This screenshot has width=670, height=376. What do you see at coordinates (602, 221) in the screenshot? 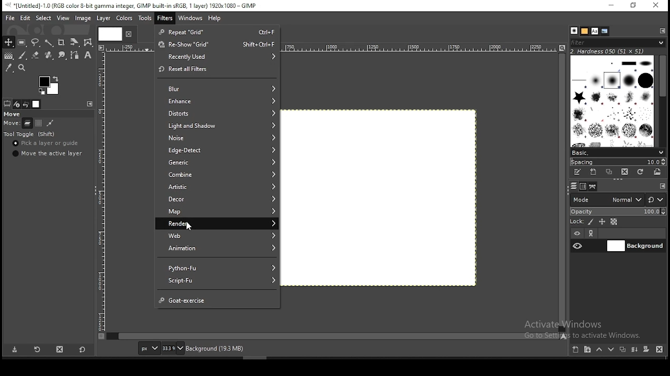
I see `lock size and position` at bounding box center [602, 221].